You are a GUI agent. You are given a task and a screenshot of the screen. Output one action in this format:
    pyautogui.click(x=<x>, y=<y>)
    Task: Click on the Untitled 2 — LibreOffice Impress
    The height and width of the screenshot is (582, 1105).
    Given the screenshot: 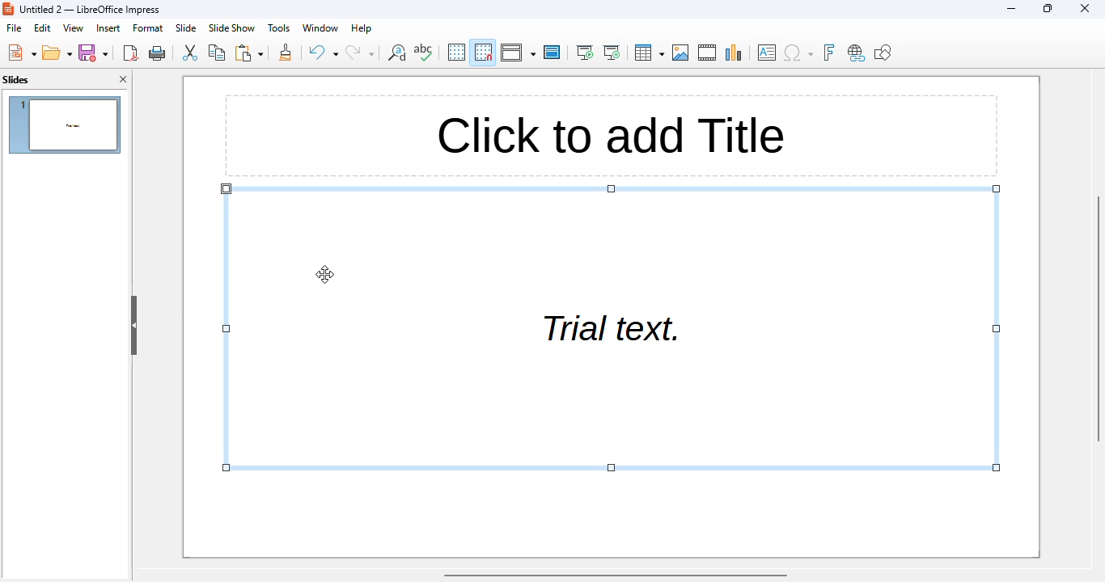 What is the action you would take?
    pyautogui.click(x=87, y=10)
    